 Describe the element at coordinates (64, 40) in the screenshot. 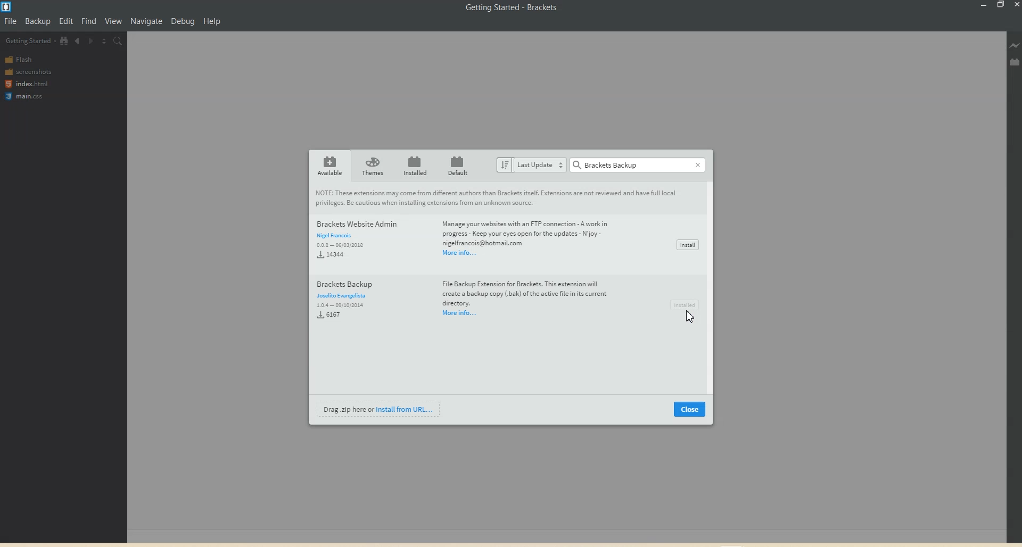

I see `View in file Tree` at that location.